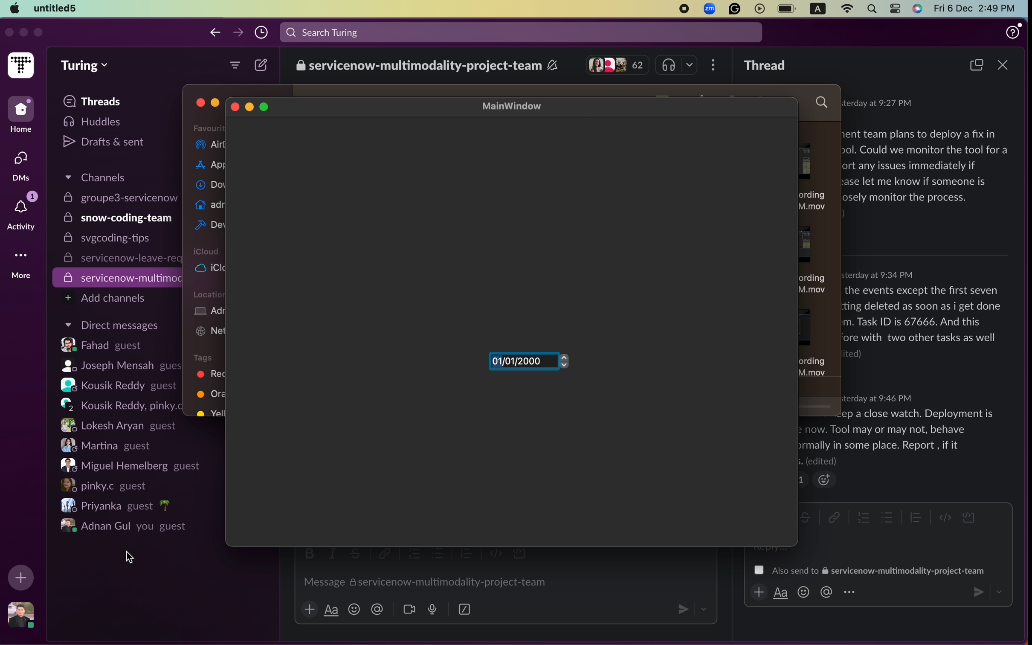 This screenshot has height=645, width=1032. Describe the element at coordinates (117, 424) in the screenshot. I see `Lokesh Aryan` at that location.